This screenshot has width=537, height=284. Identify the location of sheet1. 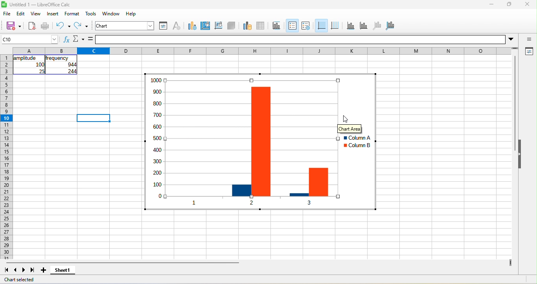
(66, 272).